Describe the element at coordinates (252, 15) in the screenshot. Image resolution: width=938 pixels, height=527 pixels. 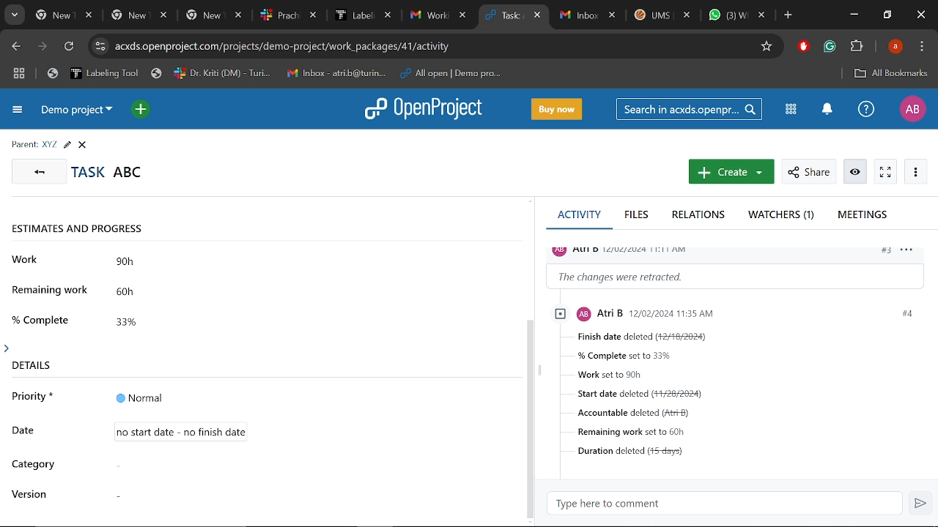
I see `Other tabs` at that location.